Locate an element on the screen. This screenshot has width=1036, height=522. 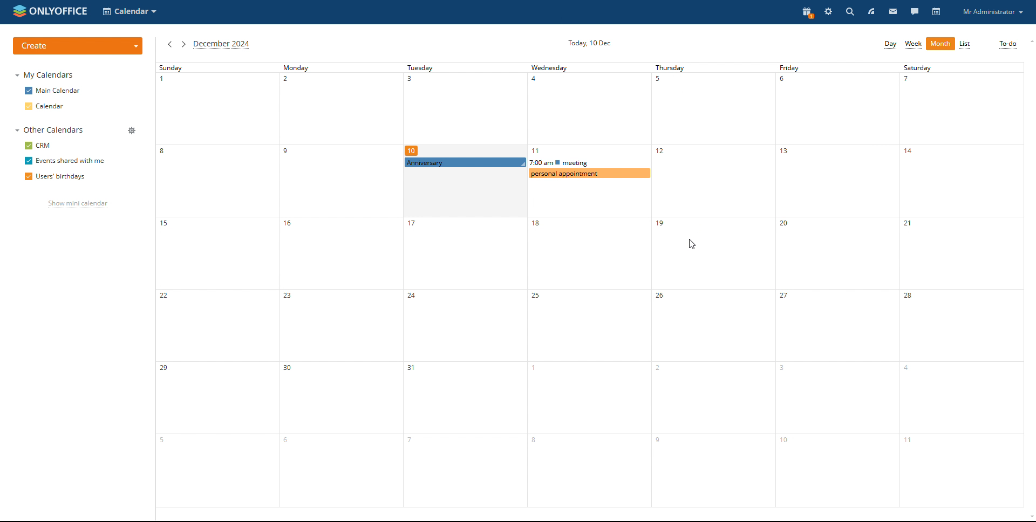
users' birthdays is located at coordinates (56, 177).